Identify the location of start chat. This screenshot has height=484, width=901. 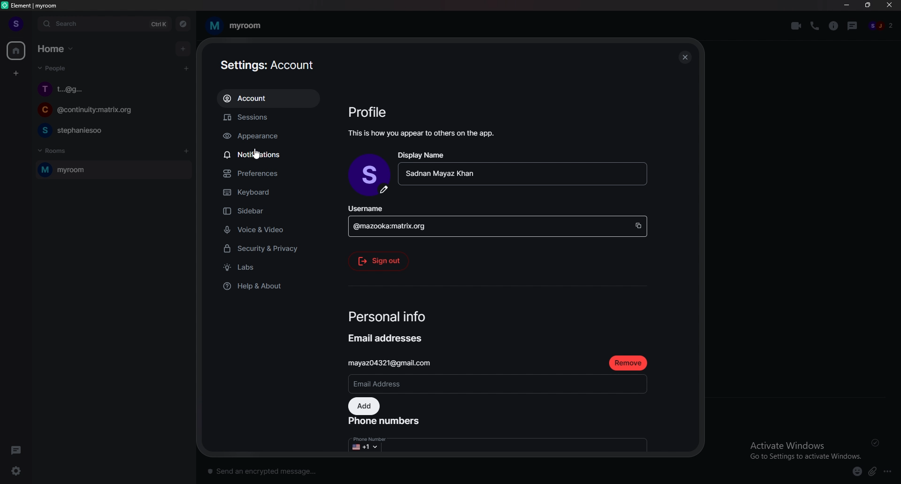
(186, 69).